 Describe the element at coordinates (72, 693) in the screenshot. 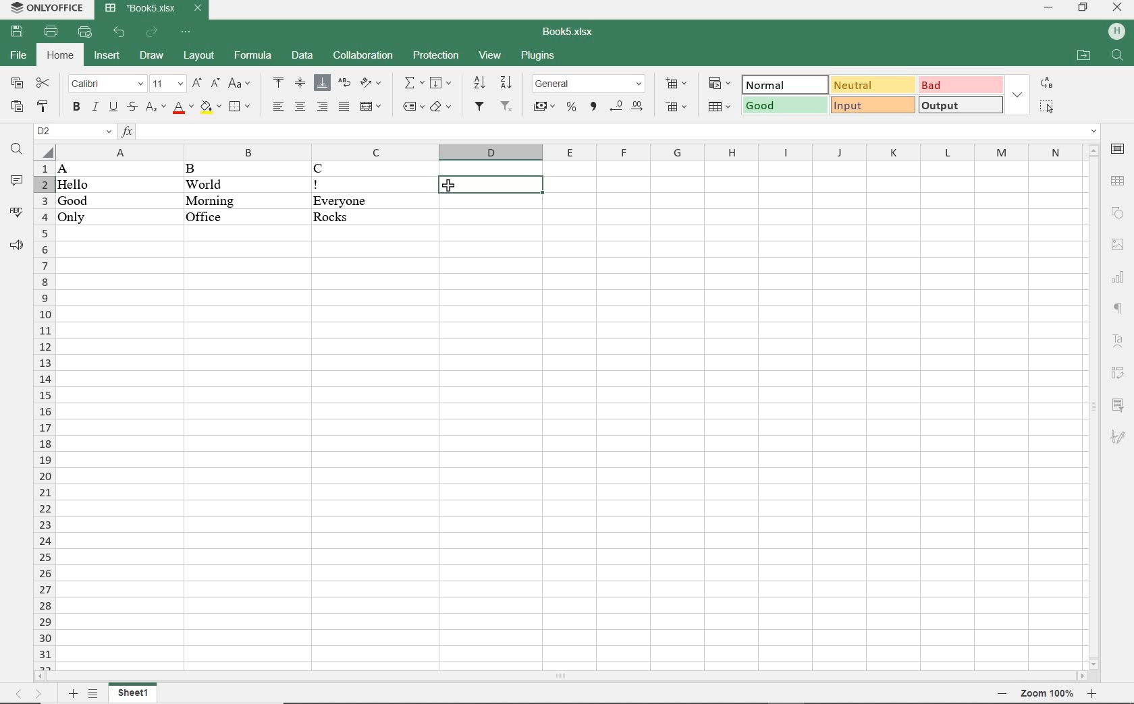

I see `add sheet` at that location.